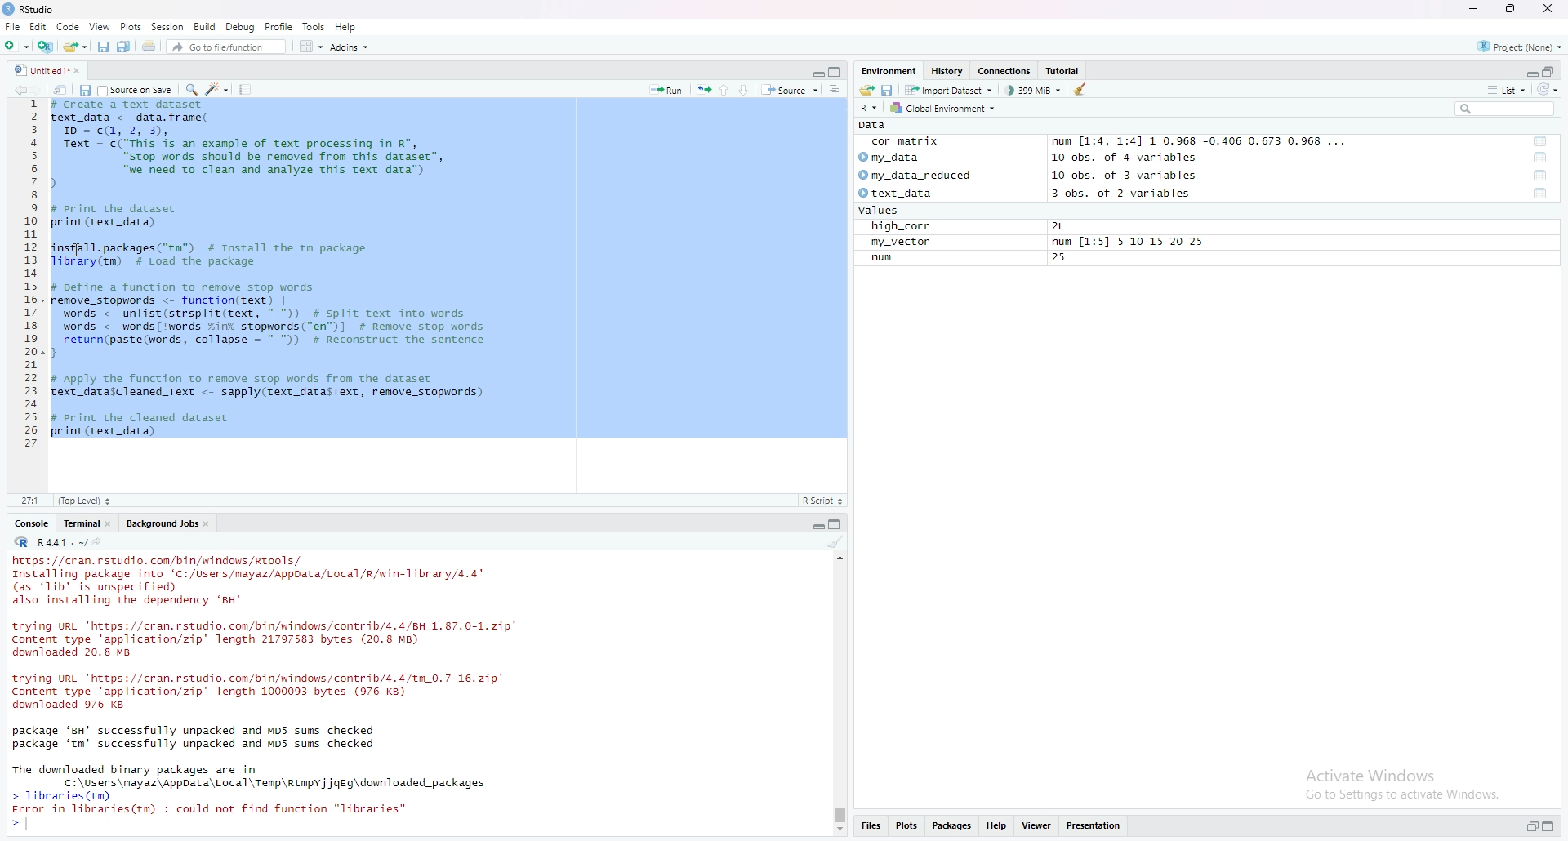 Image resolution: width=1568 pixels, height=841 pixels. I want to click on source, so click(790, 91).